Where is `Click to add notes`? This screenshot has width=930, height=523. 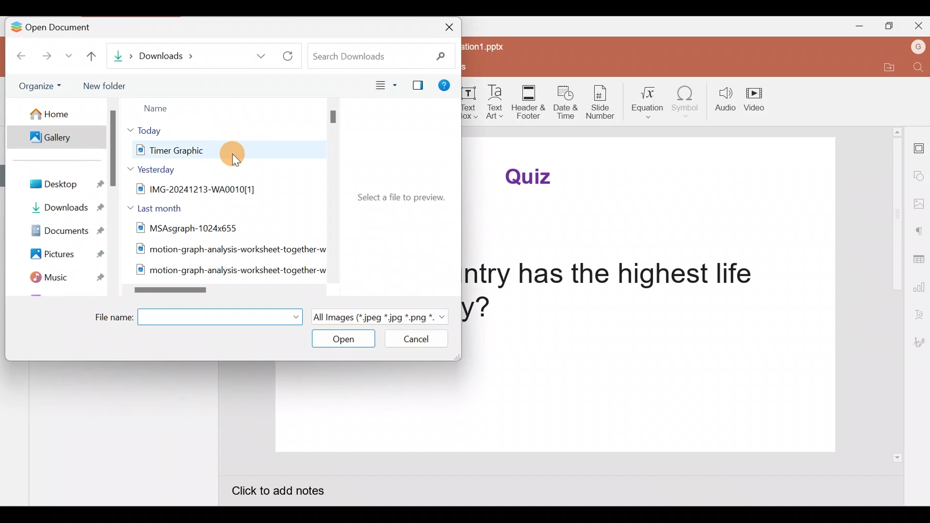
Click to add notes is located at coordinates (288, 493).